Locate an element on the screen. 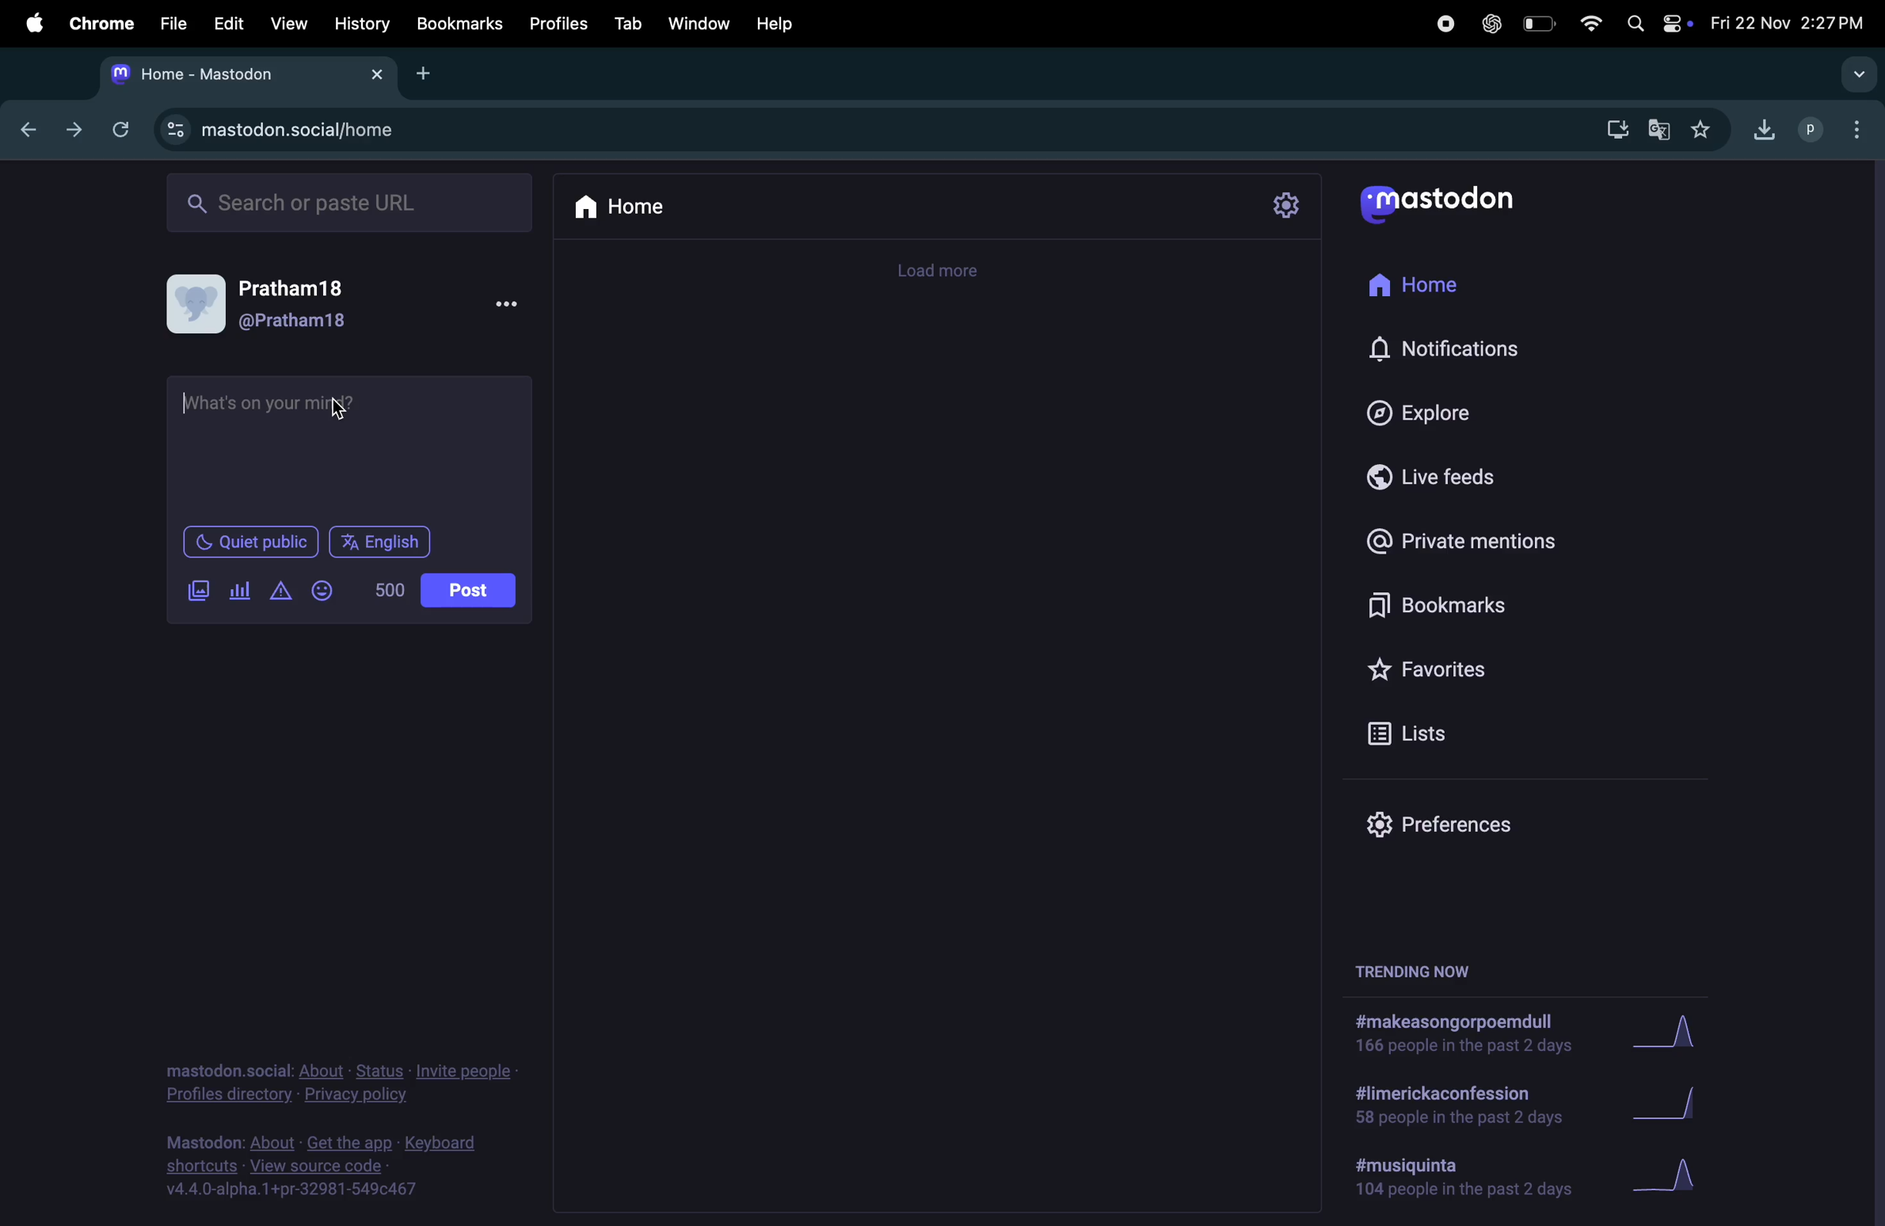 This screenshot has width=1885, height=1226. hashtags is located at coordinates (1464, 1033).